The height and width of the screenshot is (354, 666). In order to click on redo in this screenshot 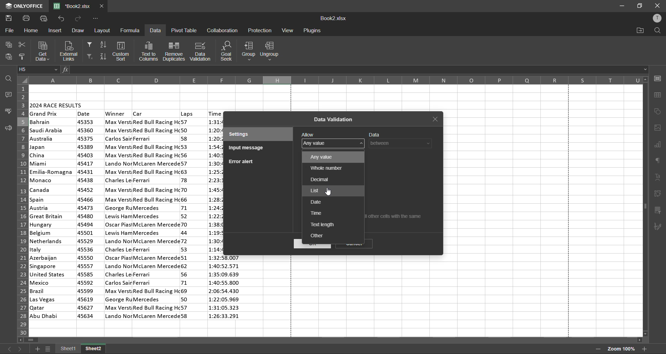, I will do `click(79, 18)`.